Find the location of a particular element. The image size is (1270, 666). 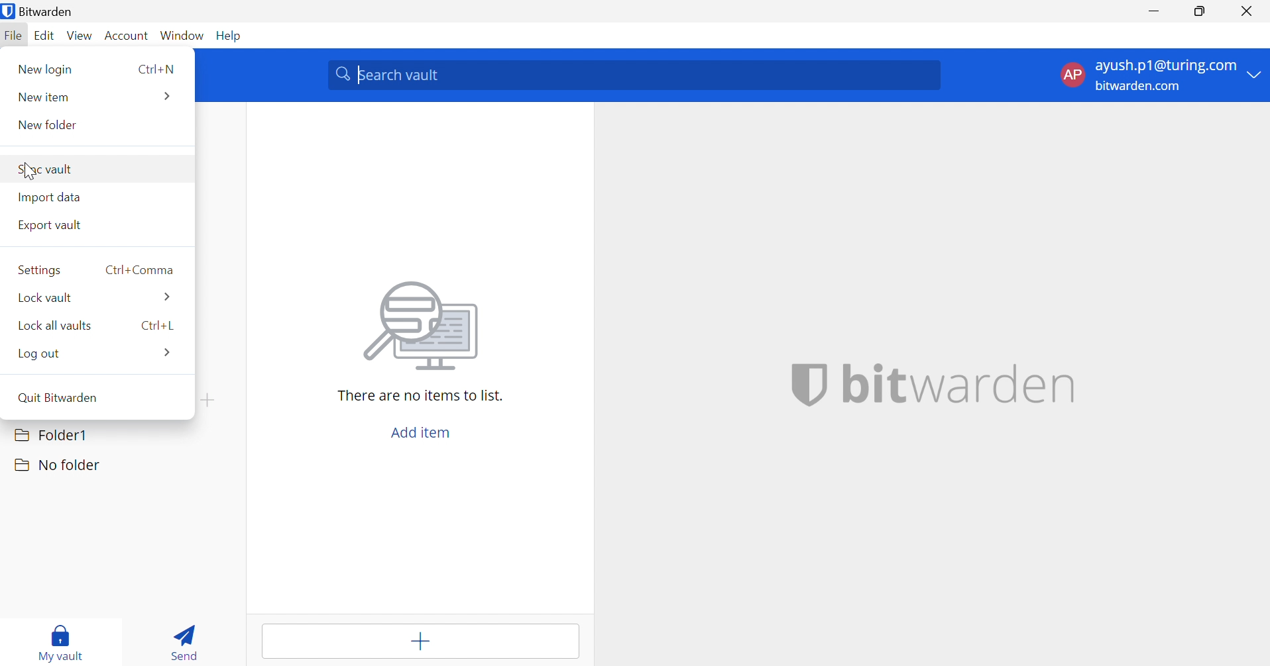

New login is located at coordinates (47, 68).